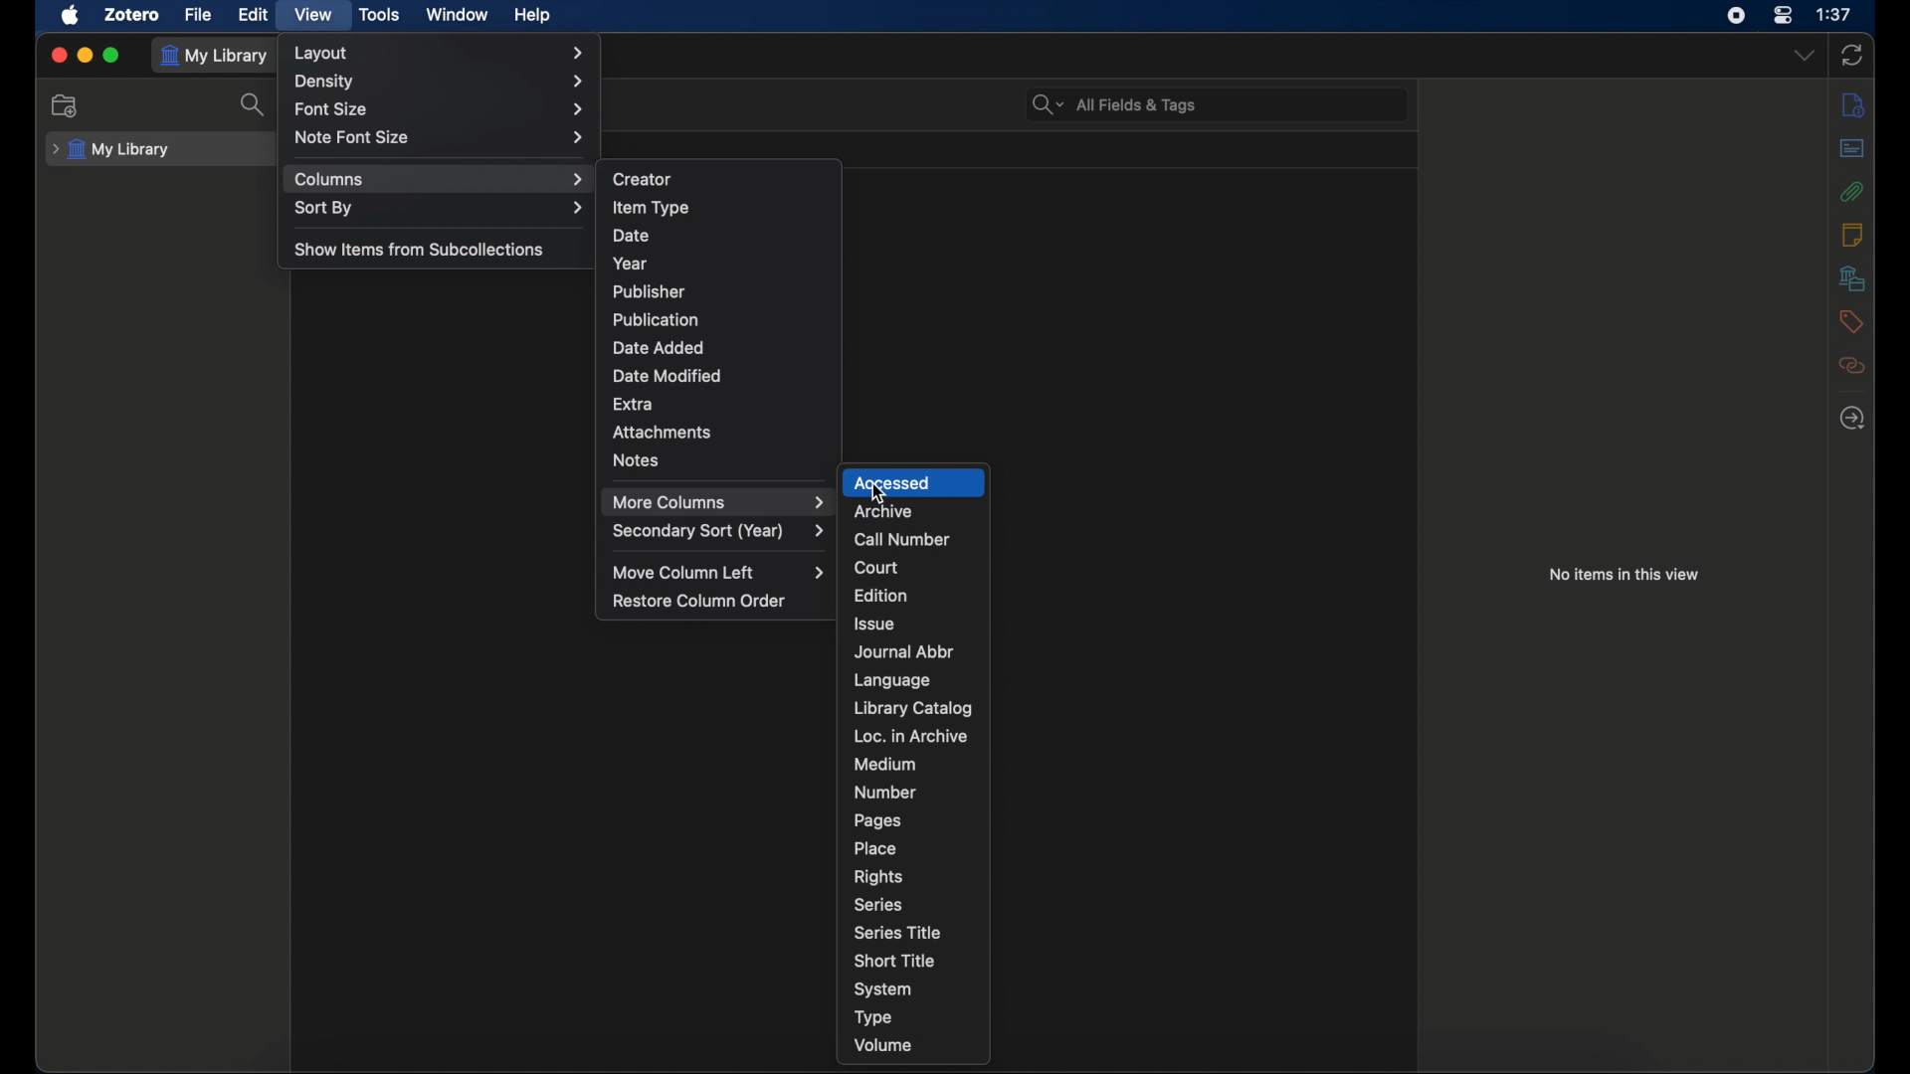 This screenshot has width=1910, height=1074. Describe the element at coordinates (664, 433) in the screenshot. I see `attachments` at that location.